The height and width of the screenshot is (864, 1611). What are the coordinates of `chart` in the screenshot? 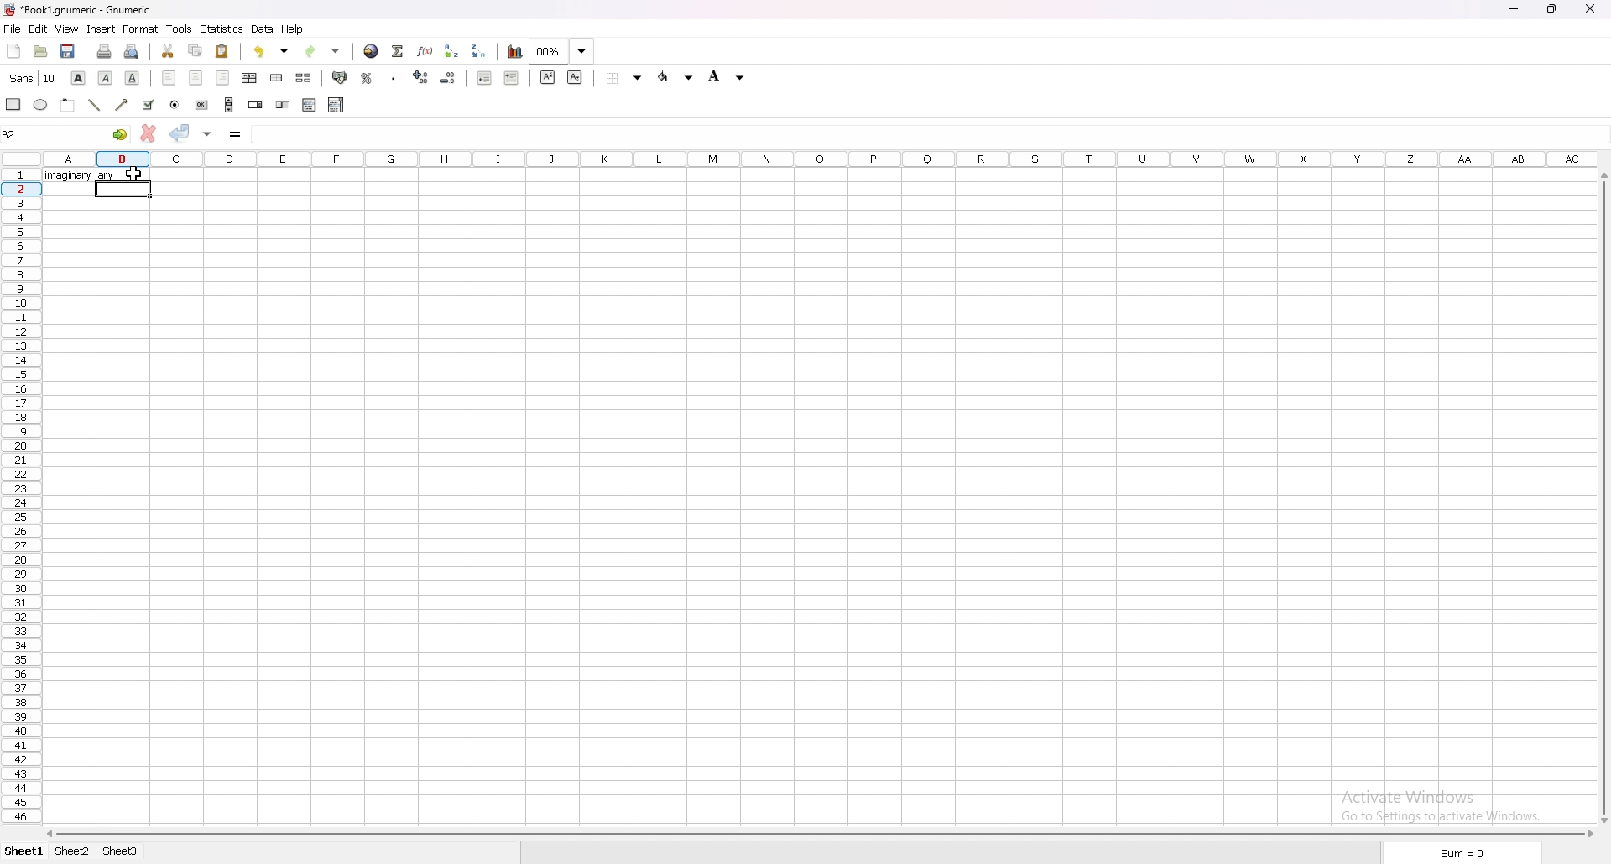 It's located at (514, 52).